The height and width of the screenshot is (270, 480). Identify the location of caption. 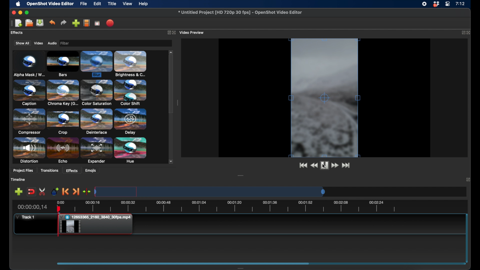
(29, 92).